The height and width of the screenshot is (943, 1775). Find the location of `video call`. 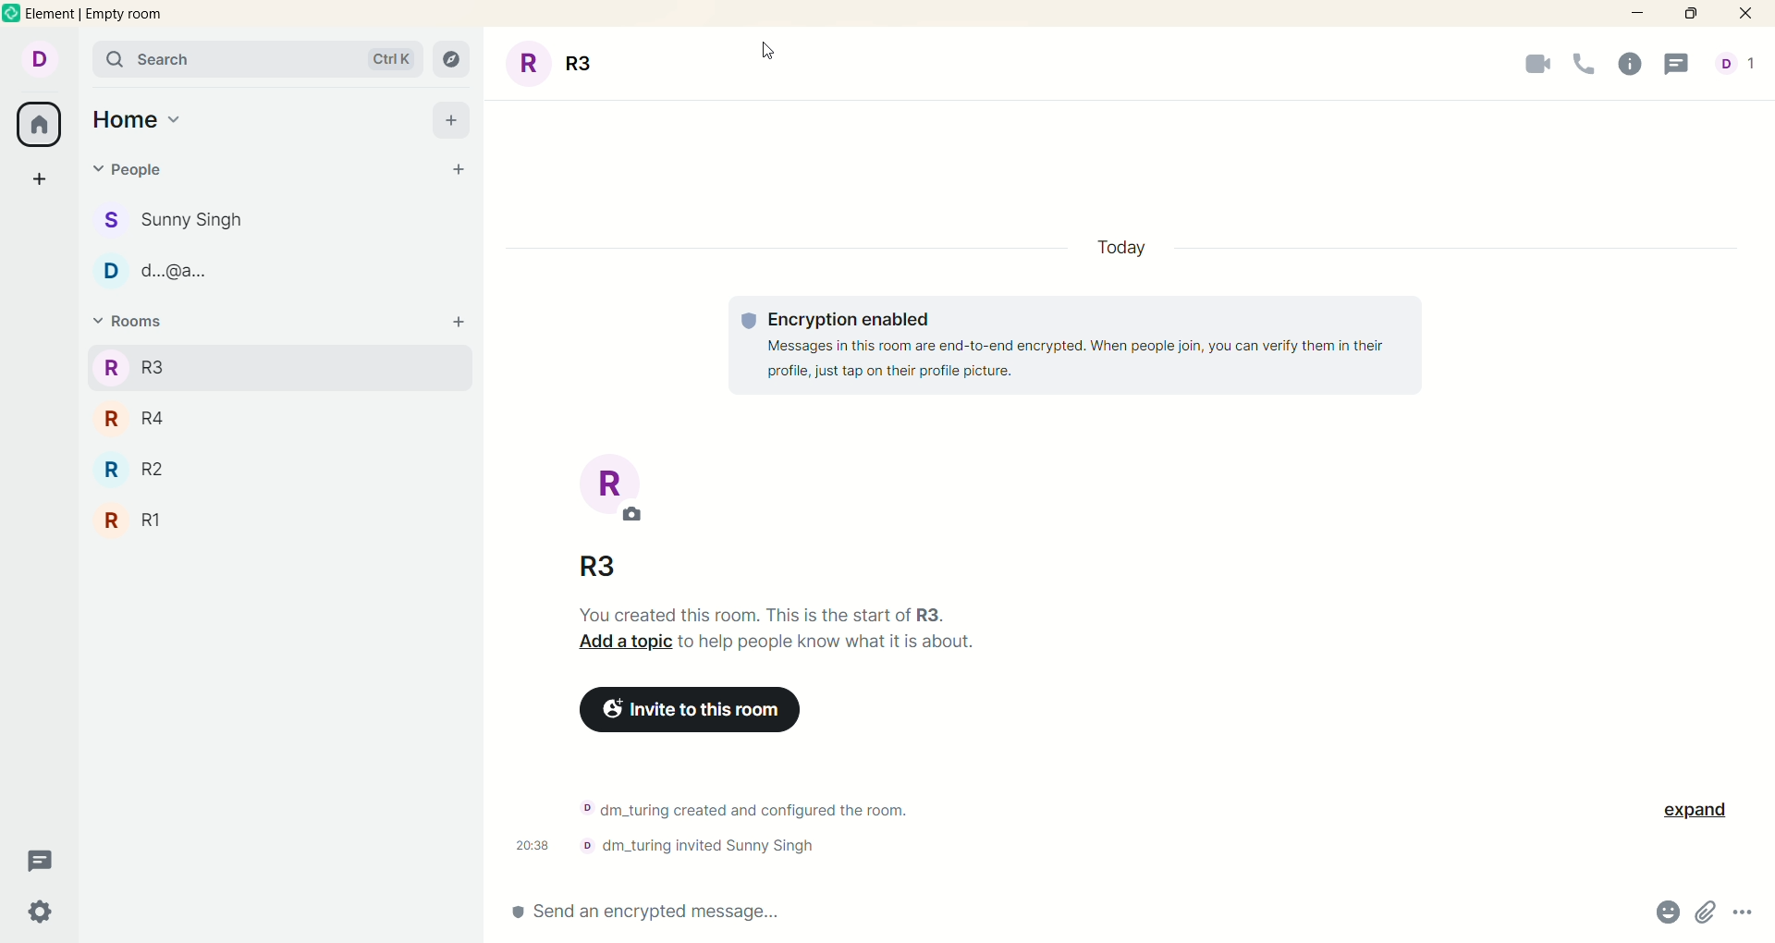

video call is located at coordinates (1528, 67).